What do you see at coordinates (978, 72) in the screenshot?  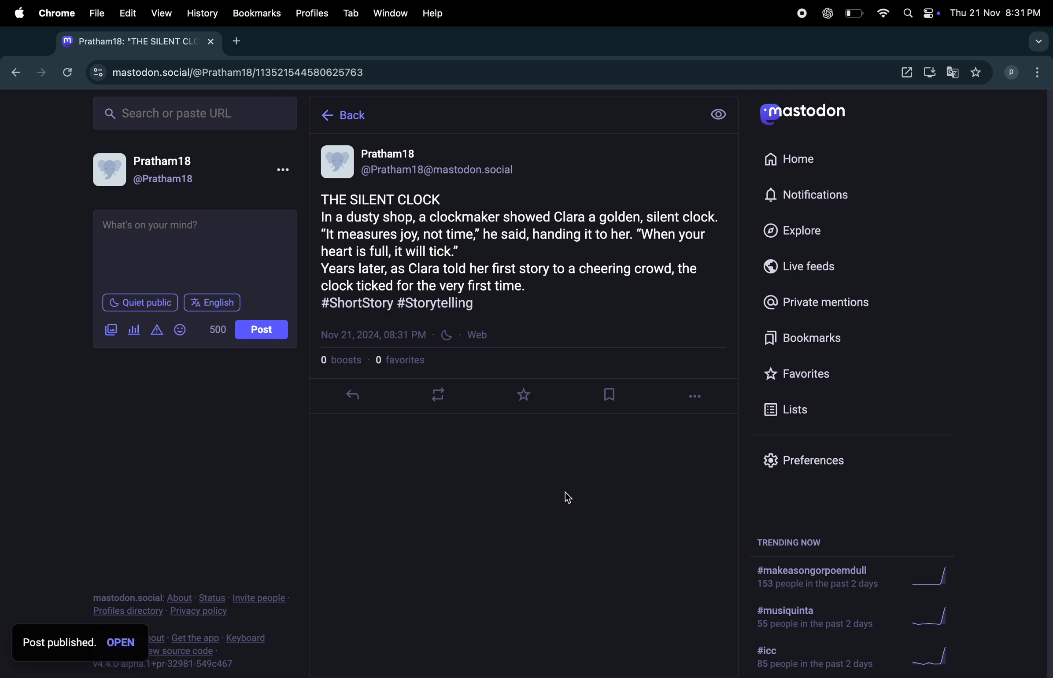 I see `favourites` at bounding box center [978, 72].